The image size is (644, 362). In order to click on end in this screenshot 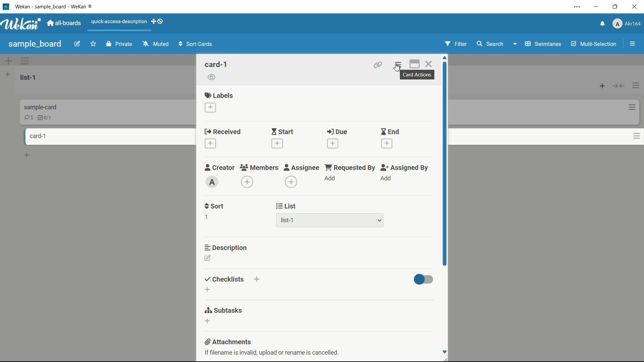, I will do `click(391, 132)`.